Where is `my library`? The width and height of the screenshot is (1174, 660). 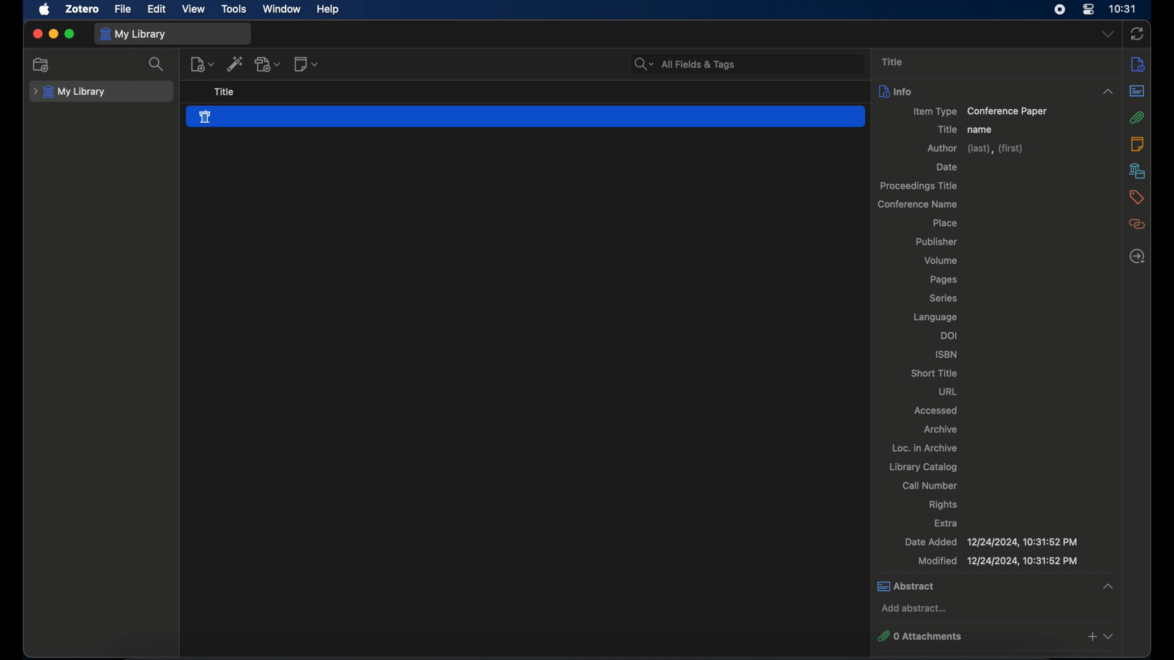
my library is located at coordinates (69, 92).